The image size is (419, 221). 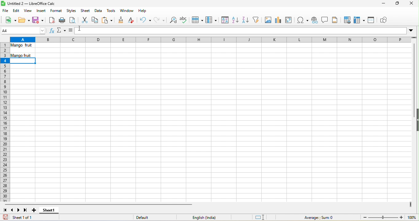 I want to click on standard selection, so click(x=262, y=217).